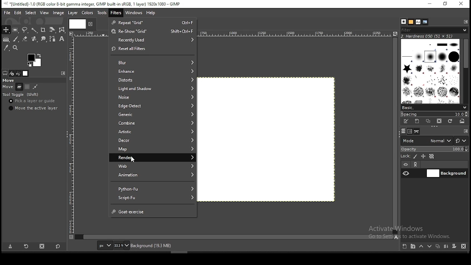 Image resolution: width=471 pixels, height=265 pixels. I want to click on move layer on step up, so click(422, 247).